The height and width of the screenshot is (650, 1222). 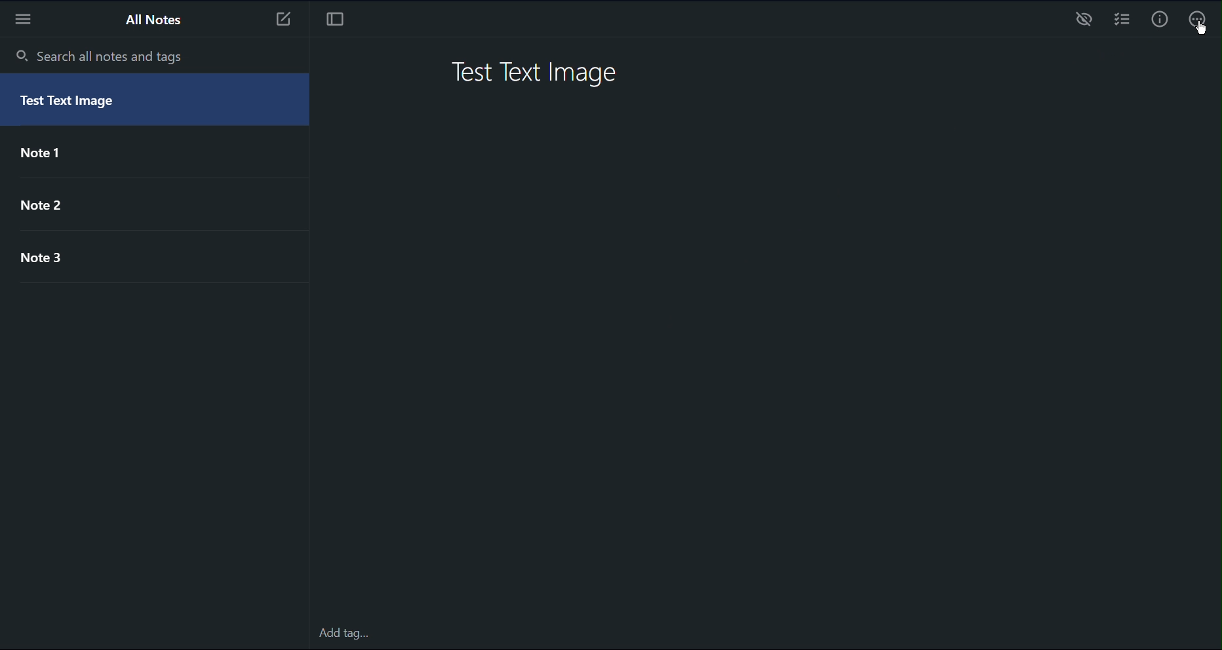 What do you see at coordinates (1085, 21) in the screenshot?
I see `Preview` at bounding box center [1085, 21].